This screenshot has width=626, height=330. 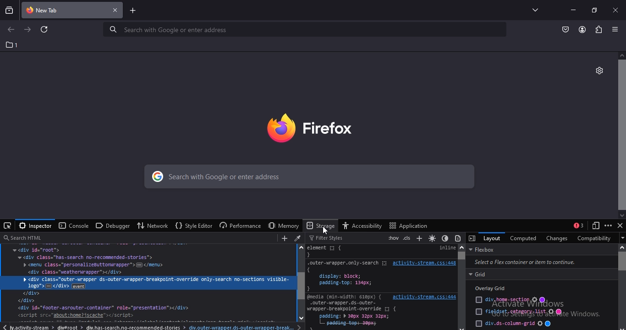 I want to click on scroll bar, so click(x=623, y=286).